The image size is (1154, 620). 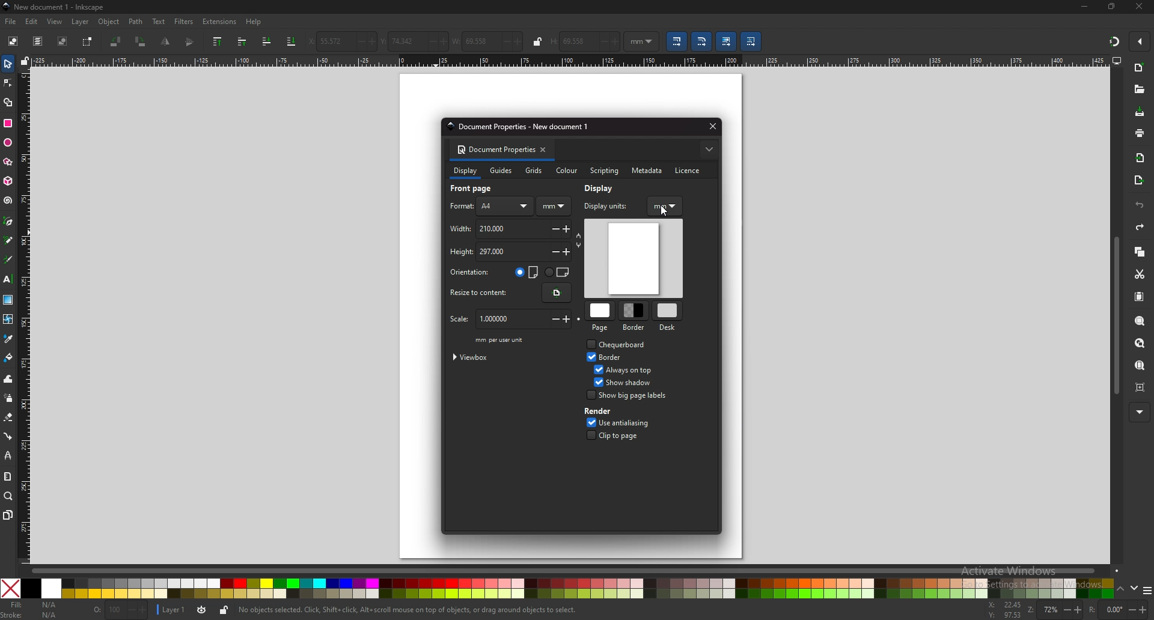 I want to click on move patterns, so click(x=753, y=41).